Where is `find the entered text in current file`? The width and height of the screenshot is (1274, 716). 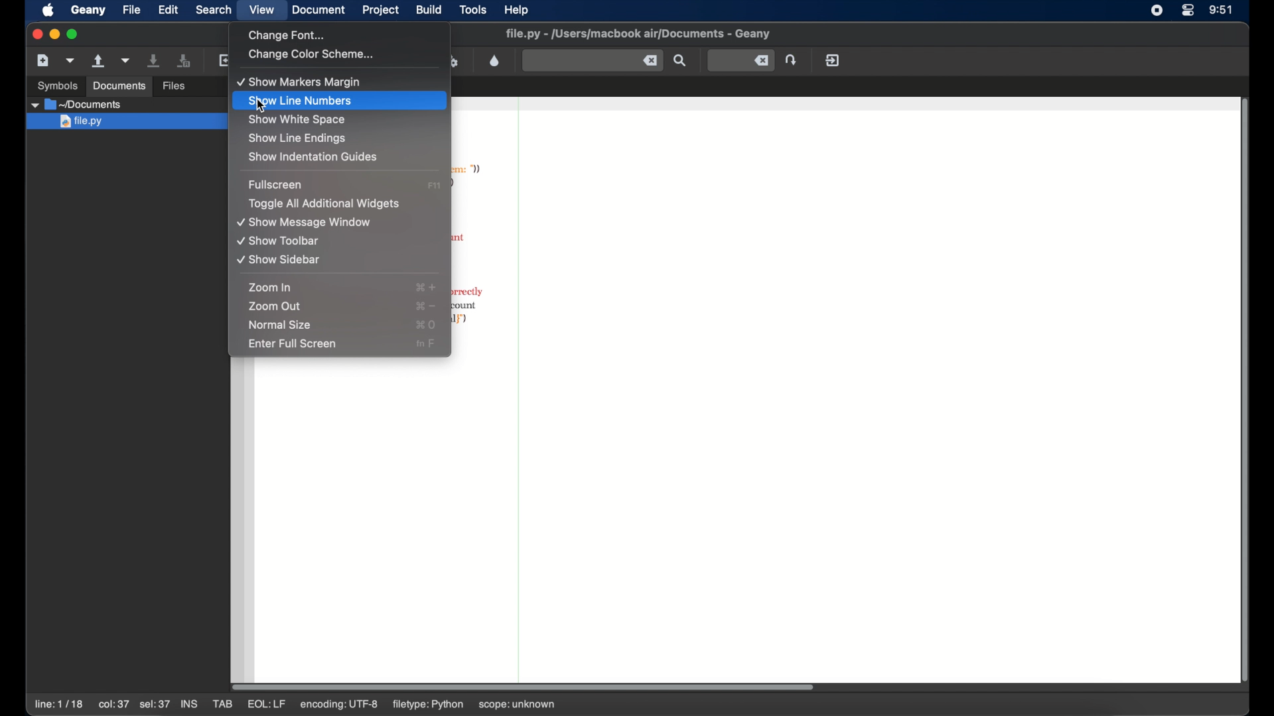 find the entered text in current file is located at coordinates (592, 61).